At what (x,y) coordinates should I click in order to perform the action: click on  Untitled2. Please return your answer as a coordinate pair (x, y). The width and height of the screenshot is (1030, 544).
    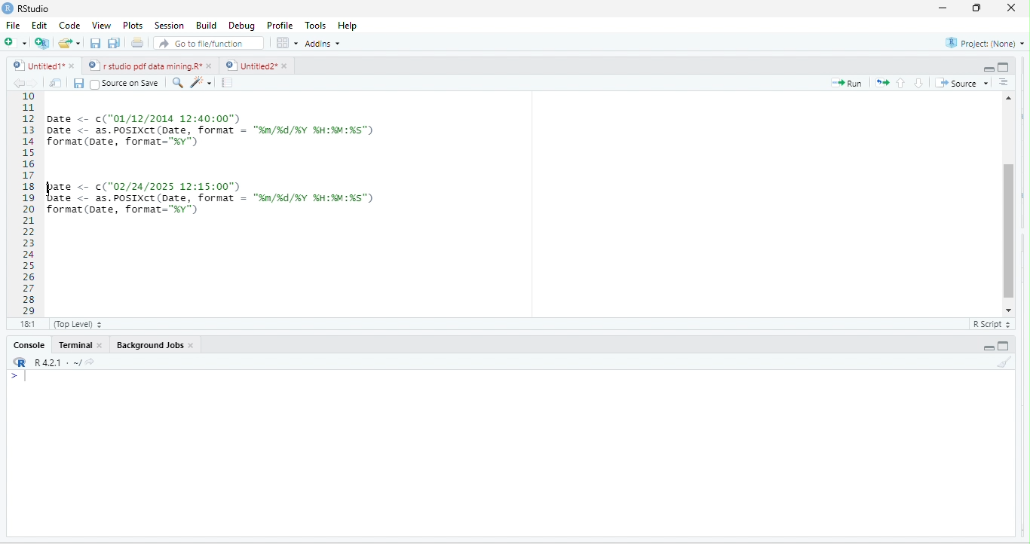
    Looking at the image, I should click on (250, 66).